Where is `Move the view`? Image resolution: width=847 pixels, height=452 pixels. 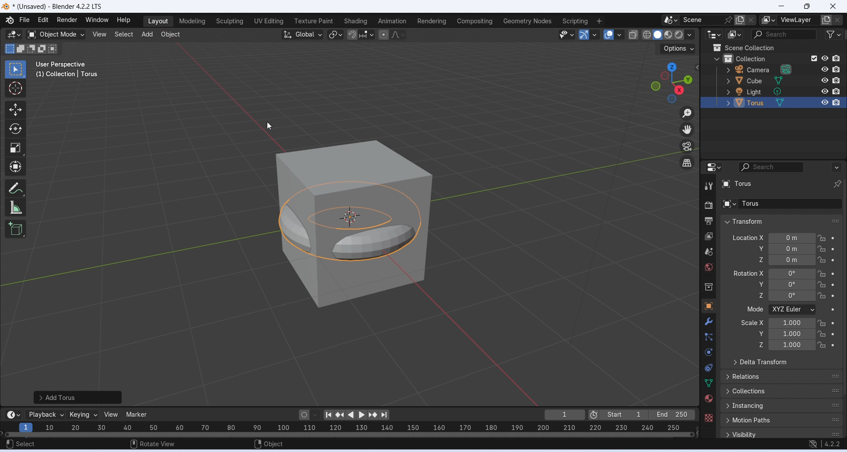 Move the view is located at coordinates (689, 130).